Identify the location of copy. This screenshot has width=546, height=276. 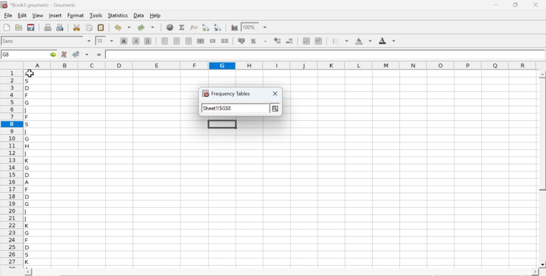
(90, 27).